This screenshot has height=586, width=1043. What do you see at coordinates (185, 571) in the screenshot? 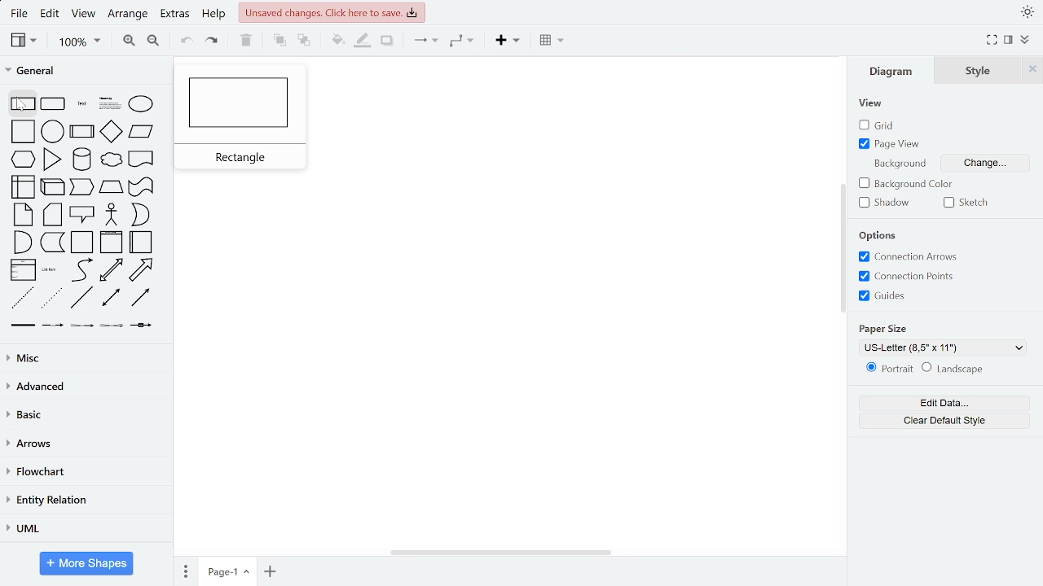
I see `pages` at bounding box center [185, 571].